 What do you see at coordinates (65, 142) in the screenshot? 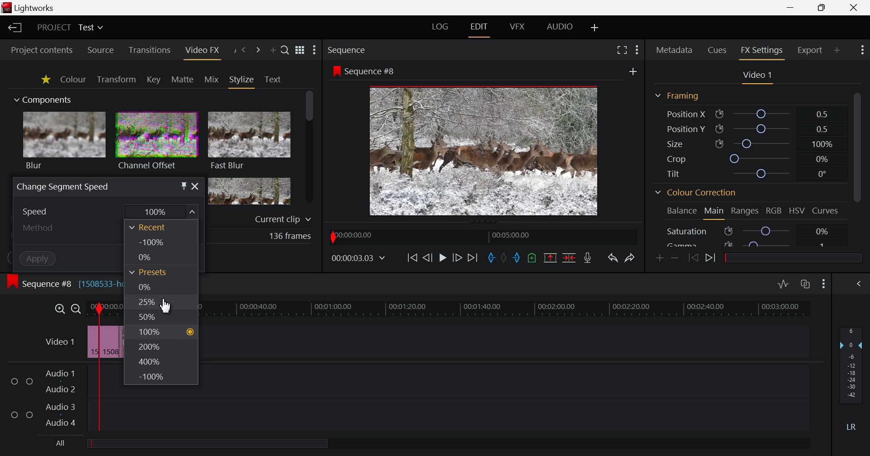
I see `Blur` at bounding box center [65, 142].